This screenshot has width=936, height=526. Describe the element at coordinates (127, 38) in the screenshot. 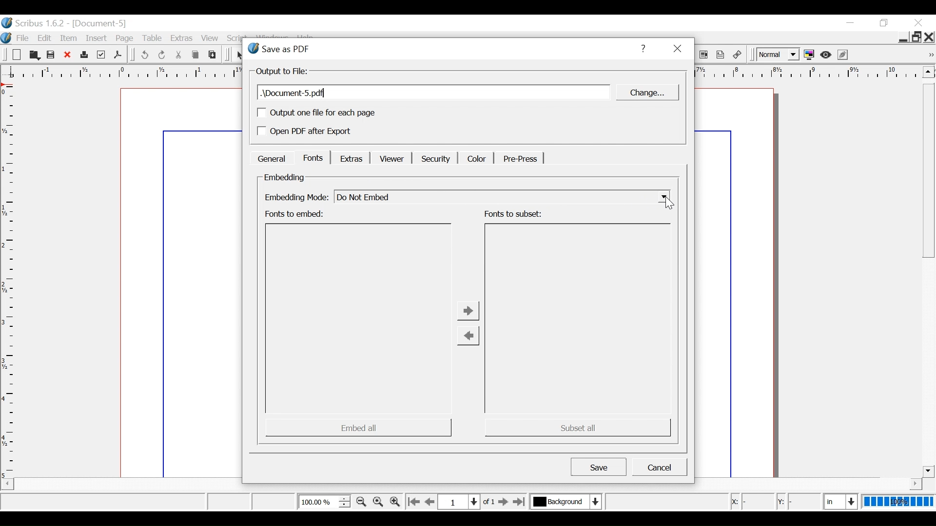

I see `Page` at that location.